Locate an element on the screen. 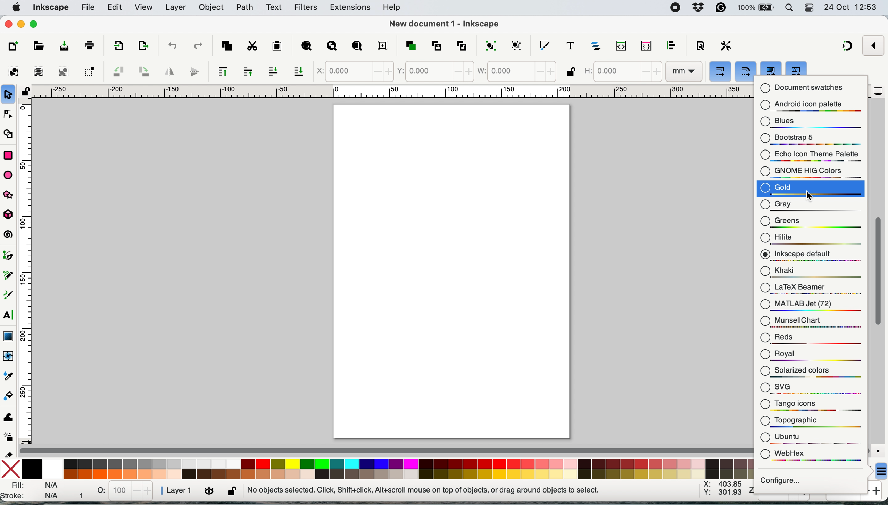 Image resolution: width=888 pixels, height=505 pixels. cursor is located at coordinates (810, 196).